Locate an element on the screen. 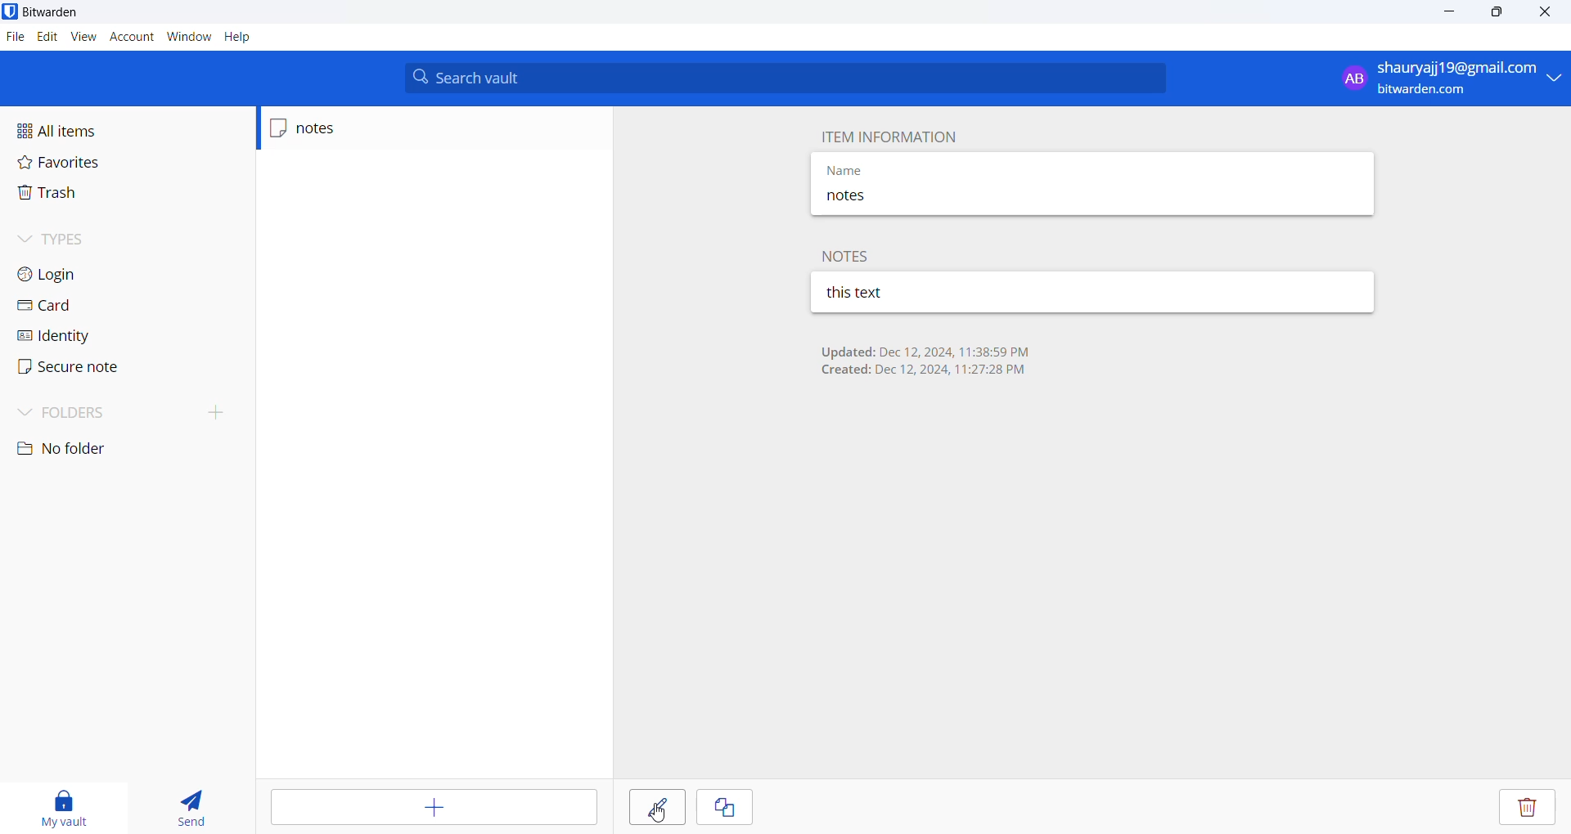  Item information is located at coordinates (886, 135).